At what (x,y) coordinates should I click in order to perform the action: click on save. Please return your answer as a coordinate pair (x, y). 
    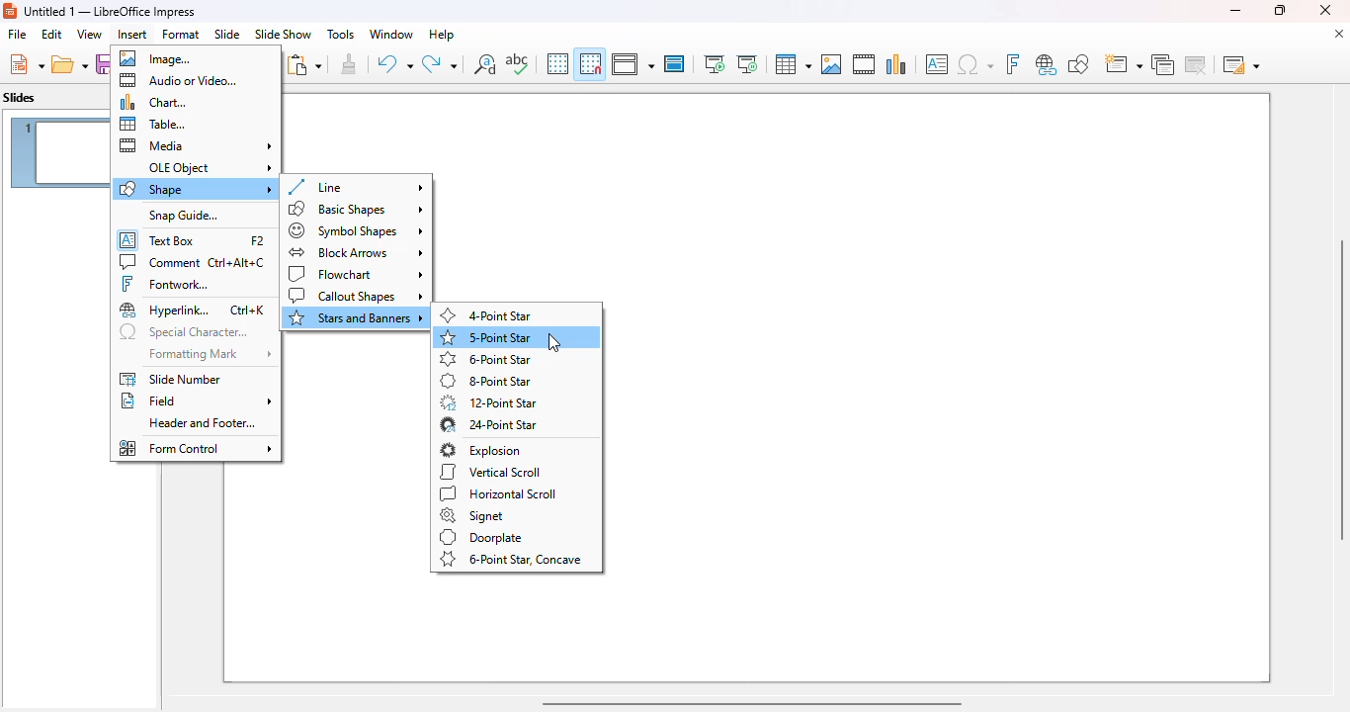
    Looking at the image, I should click on (102, 64).